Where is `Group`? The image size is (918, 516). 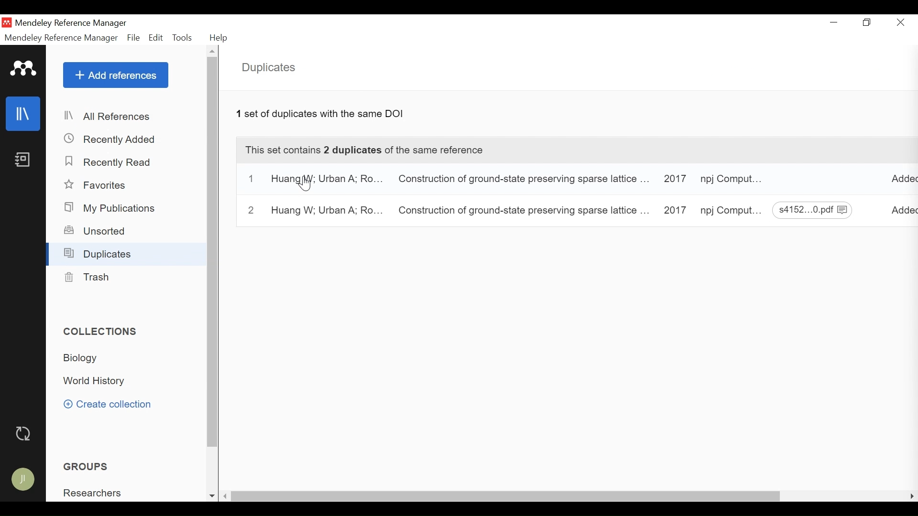
Group is located at coordinates (93, 492).